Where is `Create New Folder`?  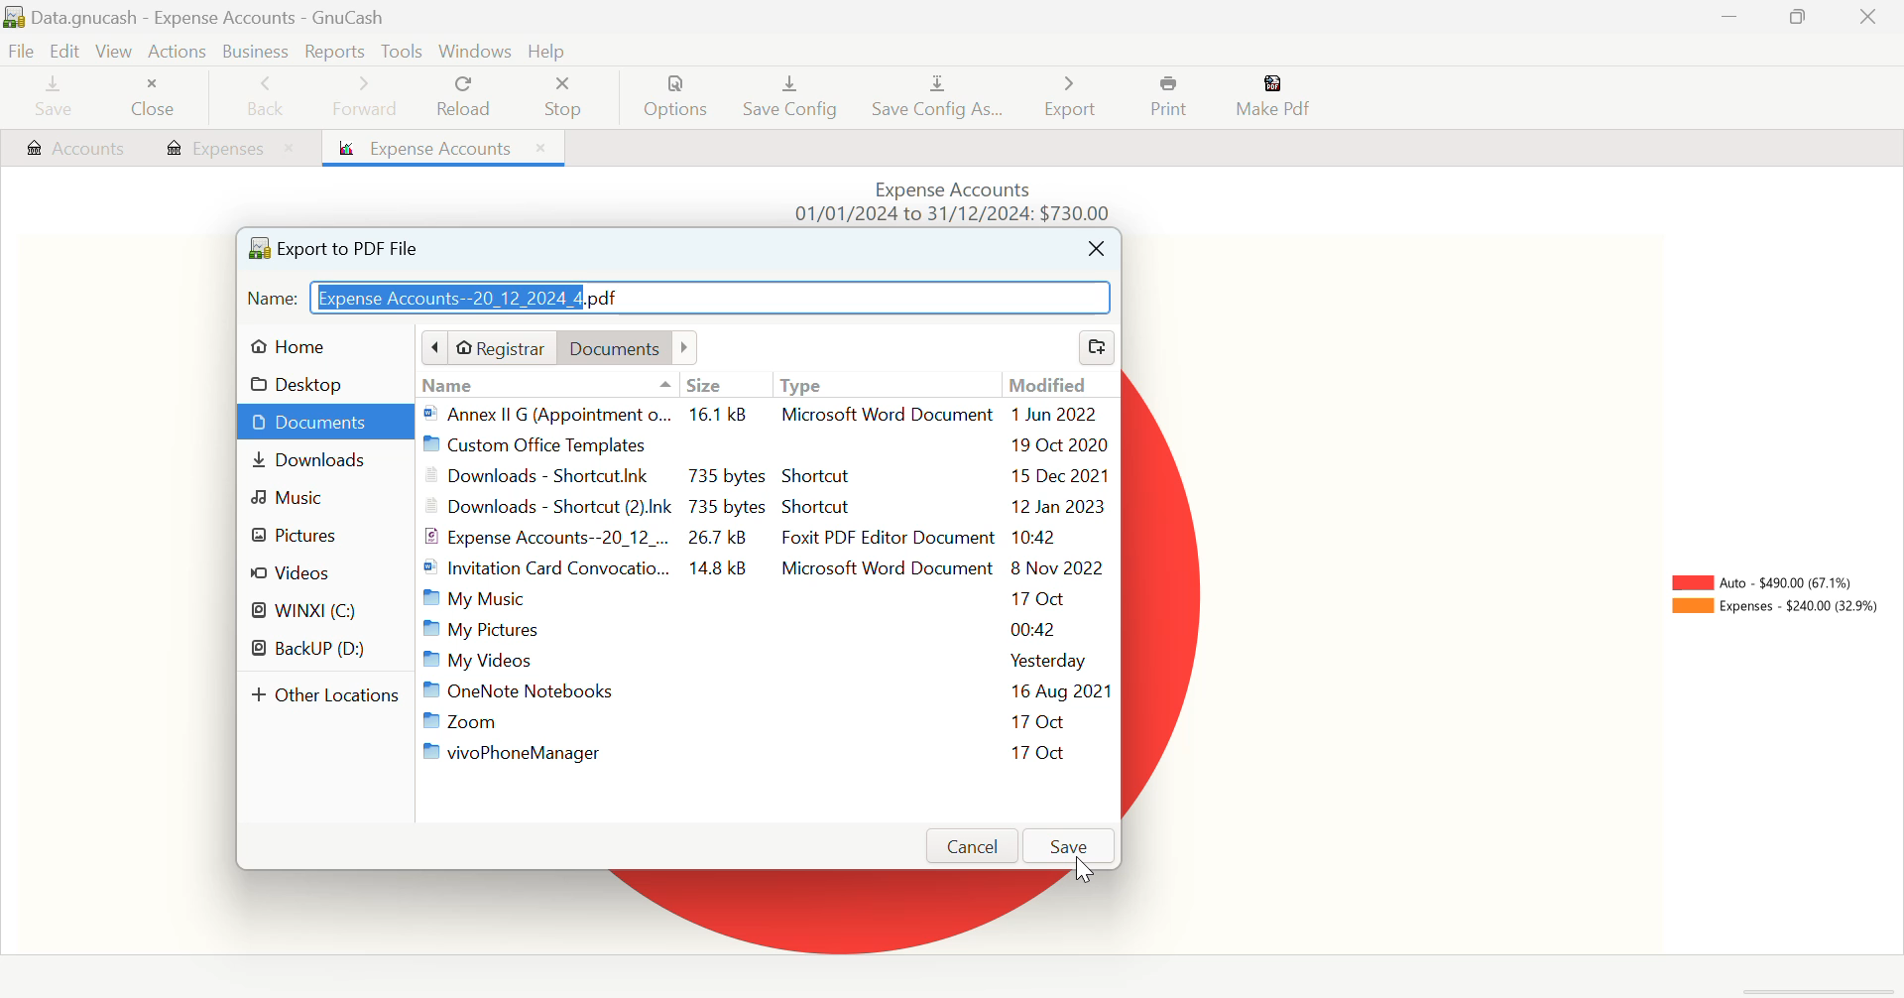 Create New Folder is located at coordinates (1099, 349).